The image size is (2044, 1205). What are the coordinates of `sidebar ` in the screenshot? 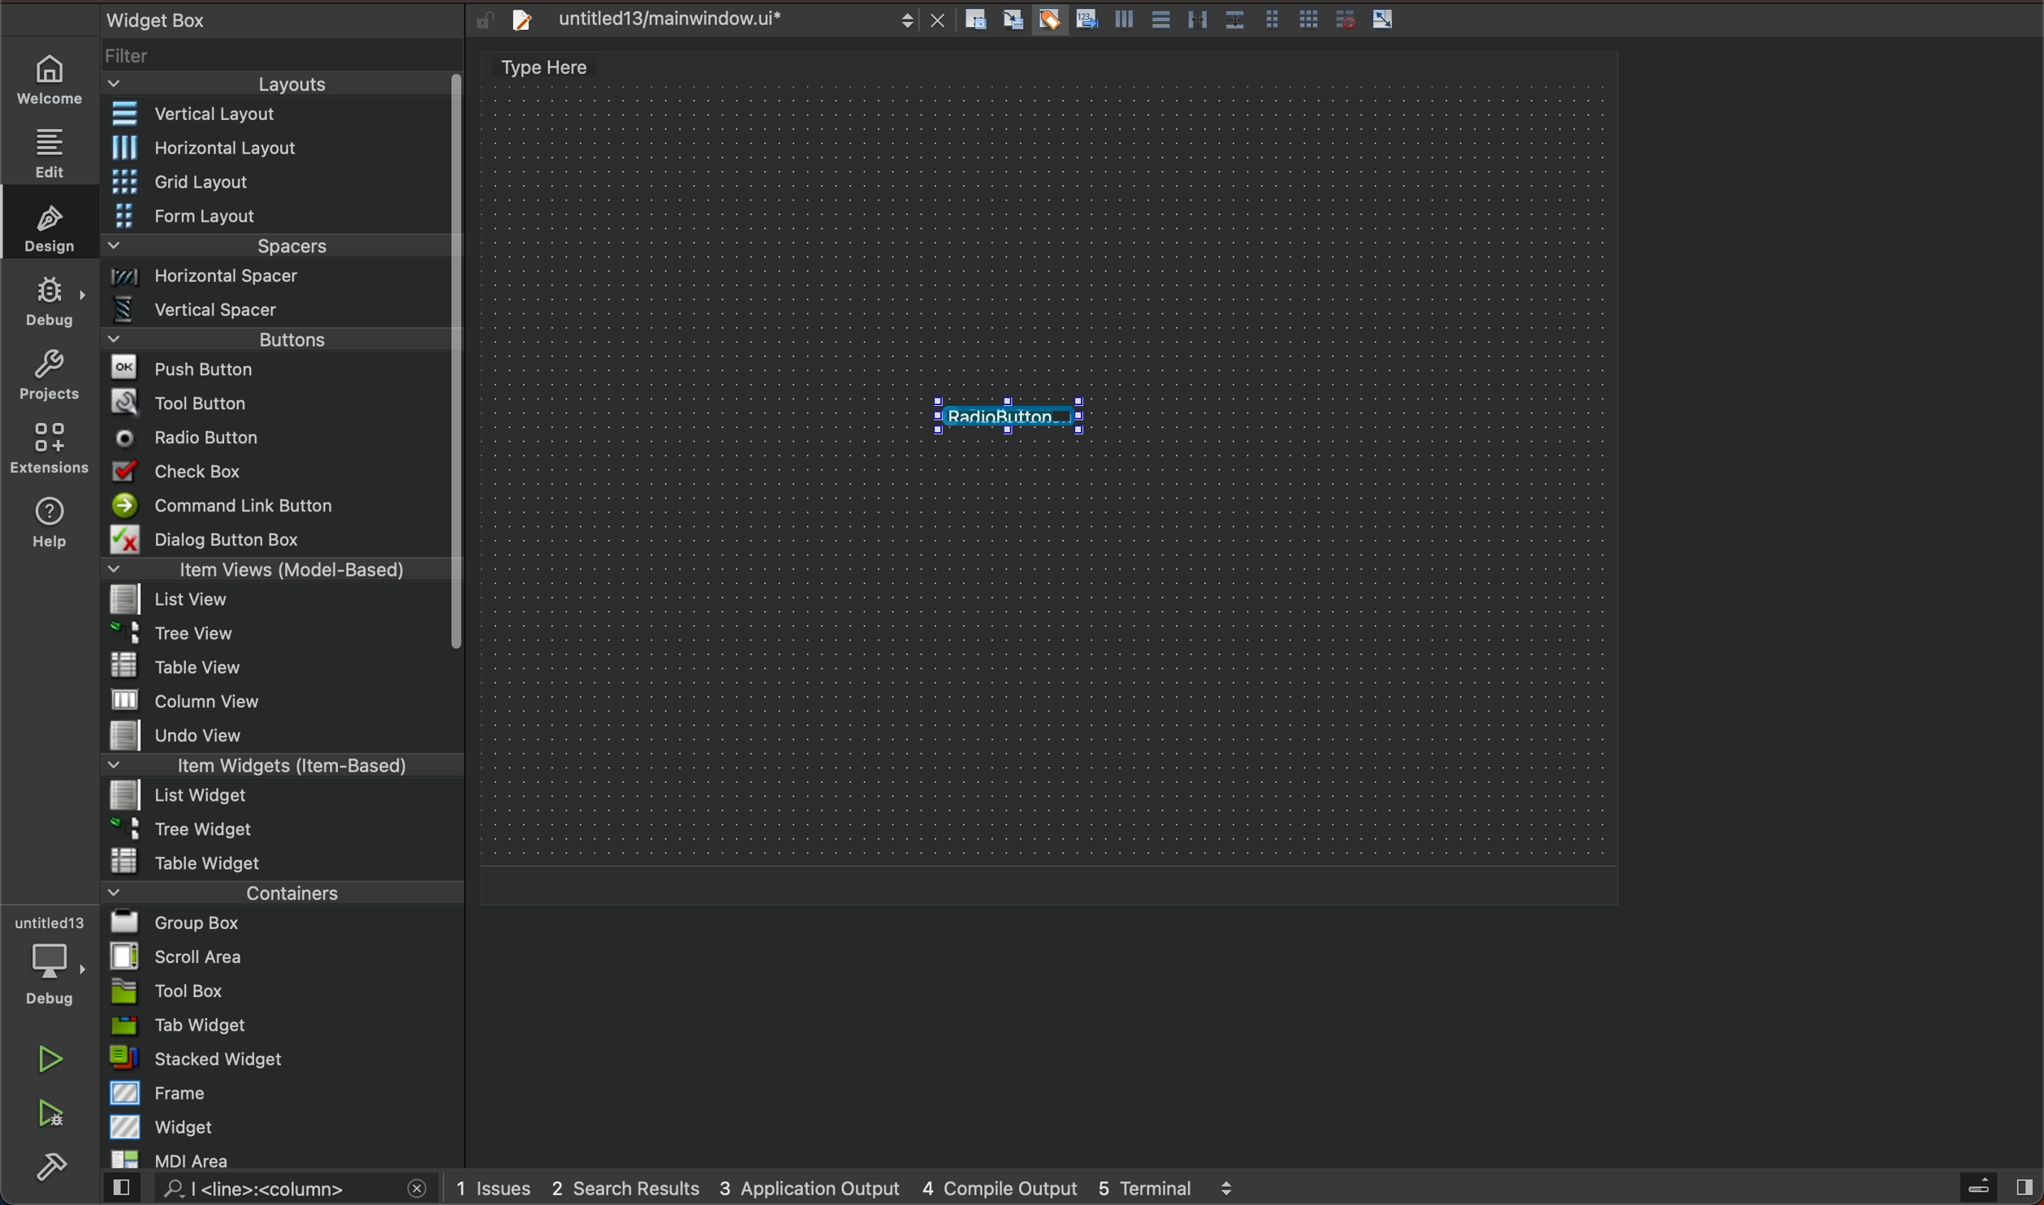 It's located at (1981, 1188).